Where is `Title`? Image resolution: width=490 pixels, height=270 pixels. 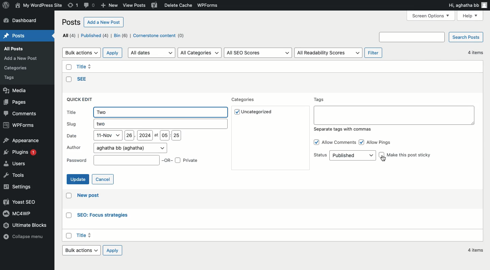
Title is located at coordinates (148, 112).